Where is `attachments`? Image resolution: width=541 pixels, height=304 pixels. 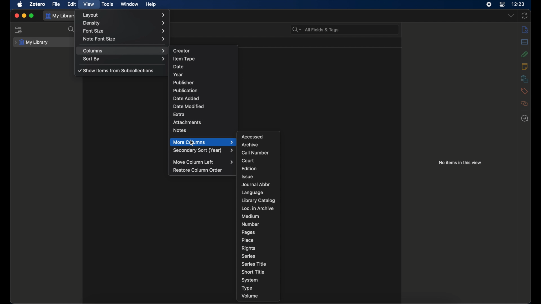 attachments is located at coordinates (524, 54).